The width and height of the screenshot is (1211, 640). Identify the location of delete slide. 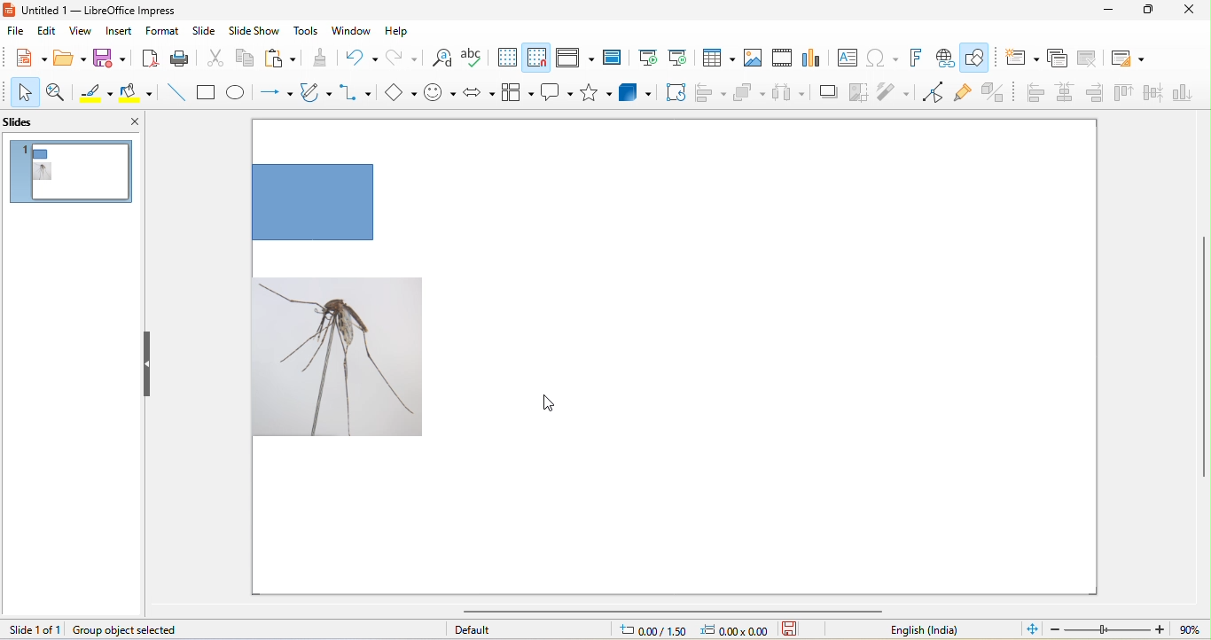
(1087, 59).